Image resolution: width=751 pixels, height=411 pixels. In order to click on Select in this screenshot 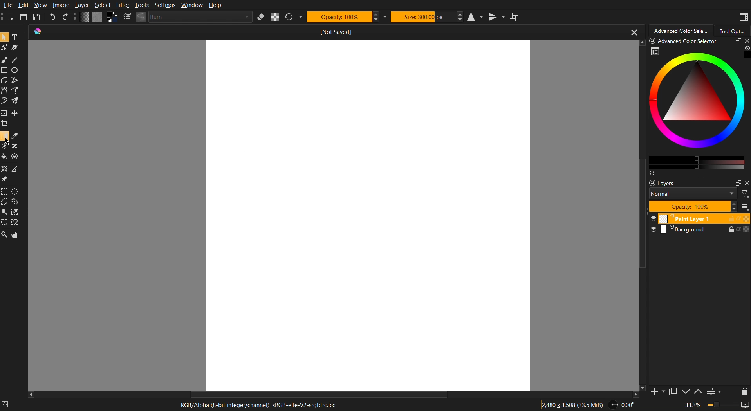, I will do `click(103, 5)`.